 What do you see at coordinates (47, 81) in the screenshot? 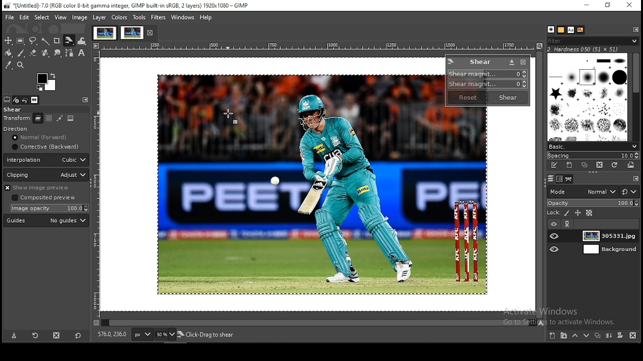
I see `colors` at bounding box center [47, 81].